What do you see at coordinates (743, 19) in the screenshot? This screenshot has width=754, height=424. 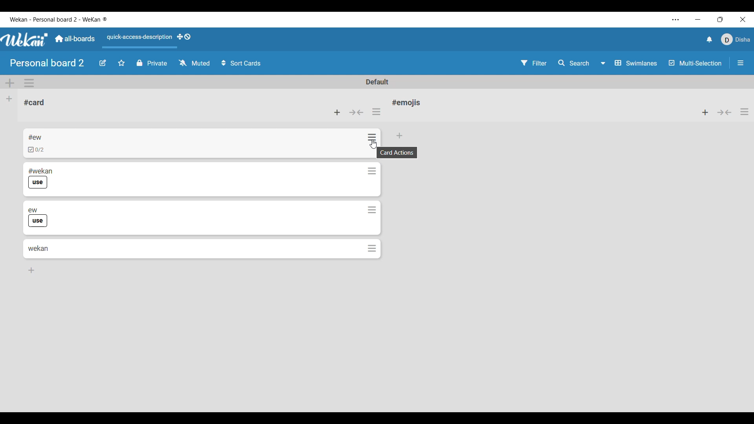 I see `Close interface` at bounding box center [743, 19].